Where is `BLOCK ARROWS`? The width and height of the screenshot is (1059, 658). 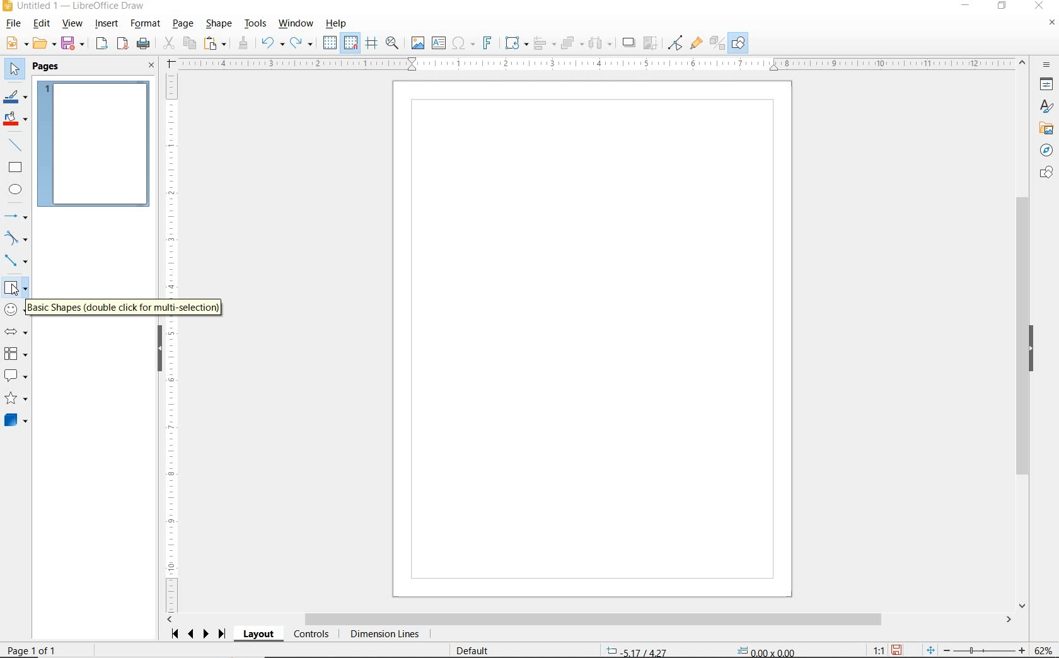 BLOCK ARROWS is located at coordinates (20, 332).